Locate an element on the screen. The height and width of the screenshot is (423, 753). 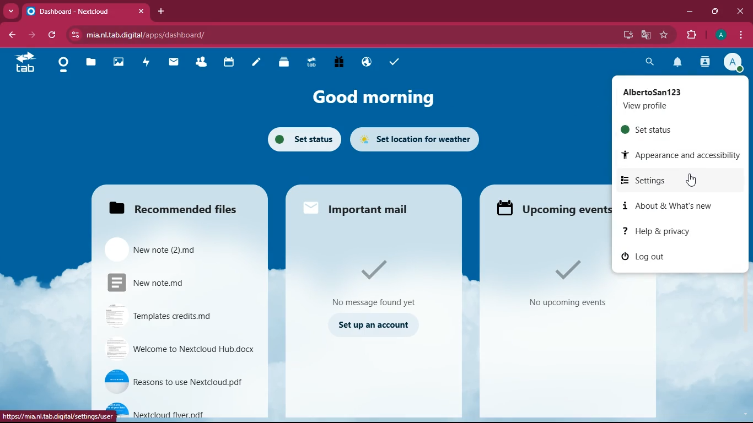
Accpunt is located at coordinates (720, 35).